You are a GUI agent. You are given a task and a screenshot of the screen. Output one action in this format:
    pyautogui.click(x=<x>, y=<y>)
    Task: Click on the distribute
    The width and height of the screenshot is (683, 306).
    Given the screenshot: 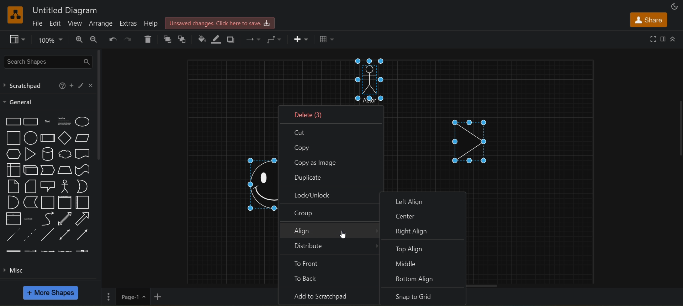 What is the action you would take?
    pyautogui.click(x=329, y=248)
    